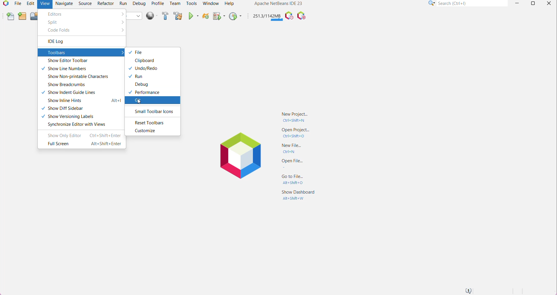 The height and width of the screenshot is (295, 557). What do you see at coordinates (73, 93) in the screenshot?
I see `Show Indent Guide Lines` at bounding box center [73, 93].